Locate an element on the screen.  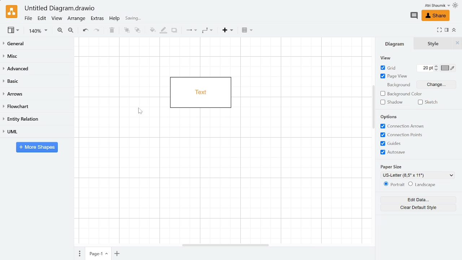
Zoom in is located at coordinates (60, 31).